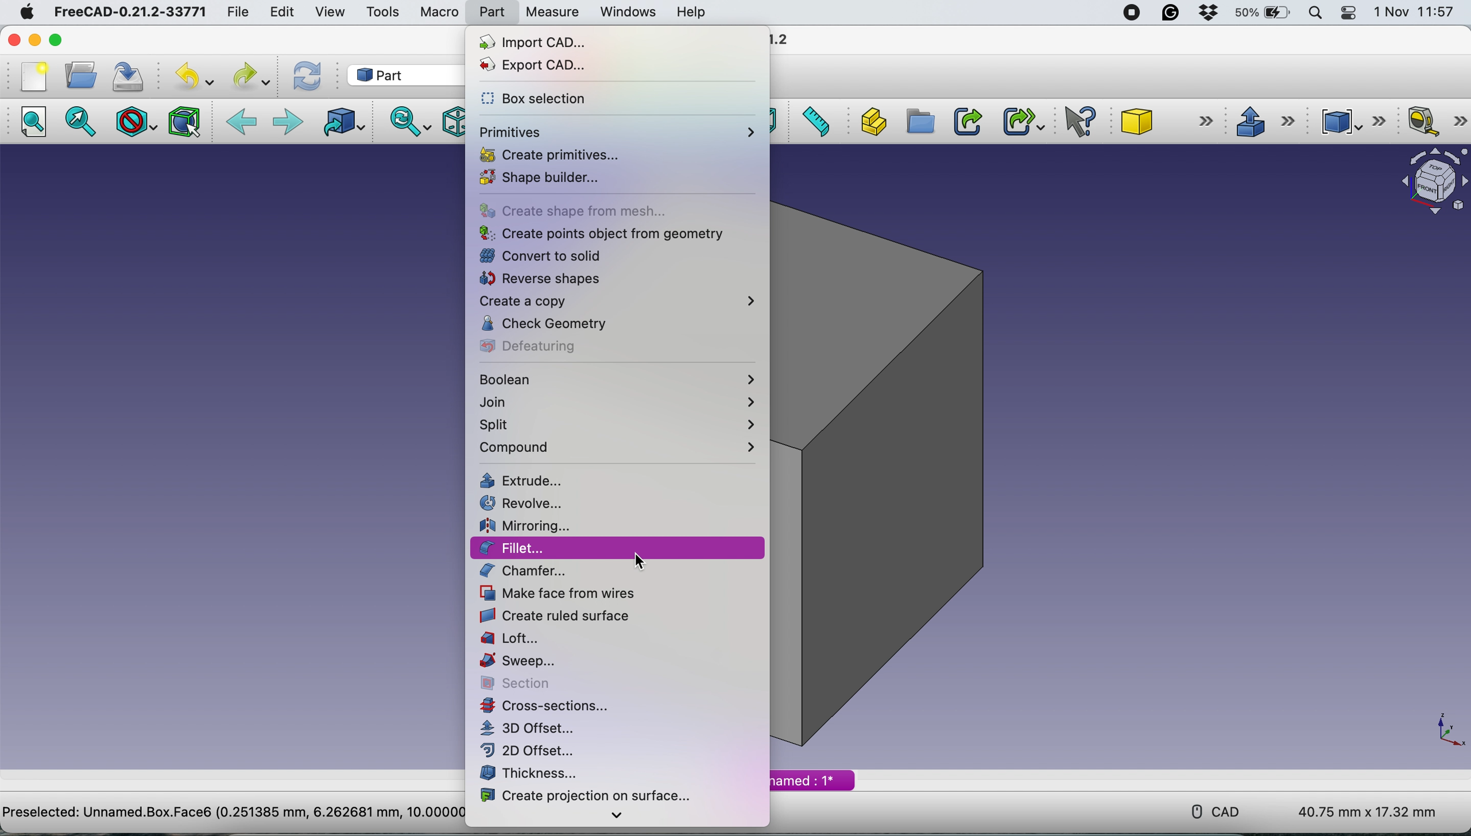 The width and height of the screenshot is (1471, 836). Describe the element at coordinates (491, 11) in the screenshot. I see `part` at that location.